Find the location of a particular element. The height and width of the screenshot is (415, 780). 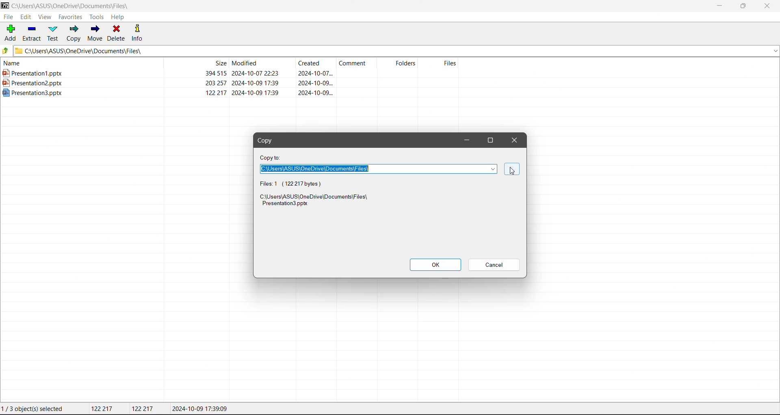

Close is located at coordinates (769, 6).